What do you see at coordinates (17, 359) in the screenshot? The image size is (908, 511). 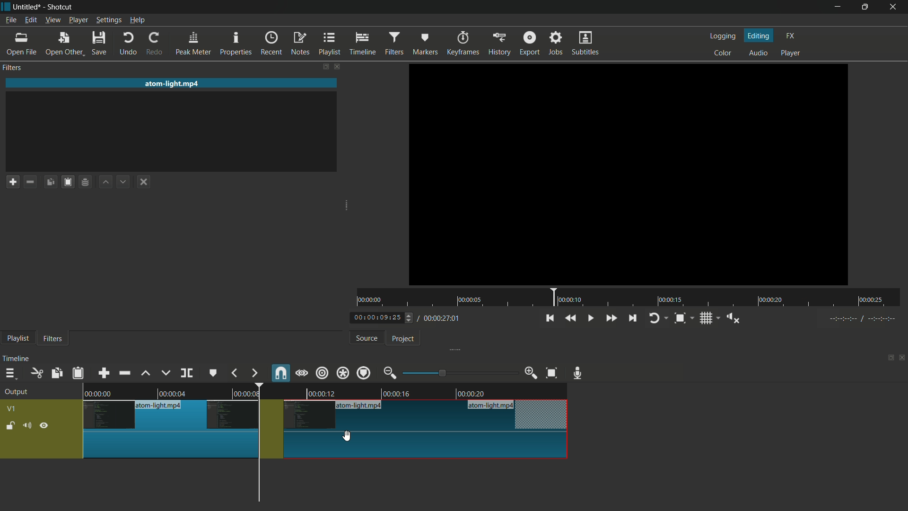 I see `timeline` at bounding box center [17, 359].